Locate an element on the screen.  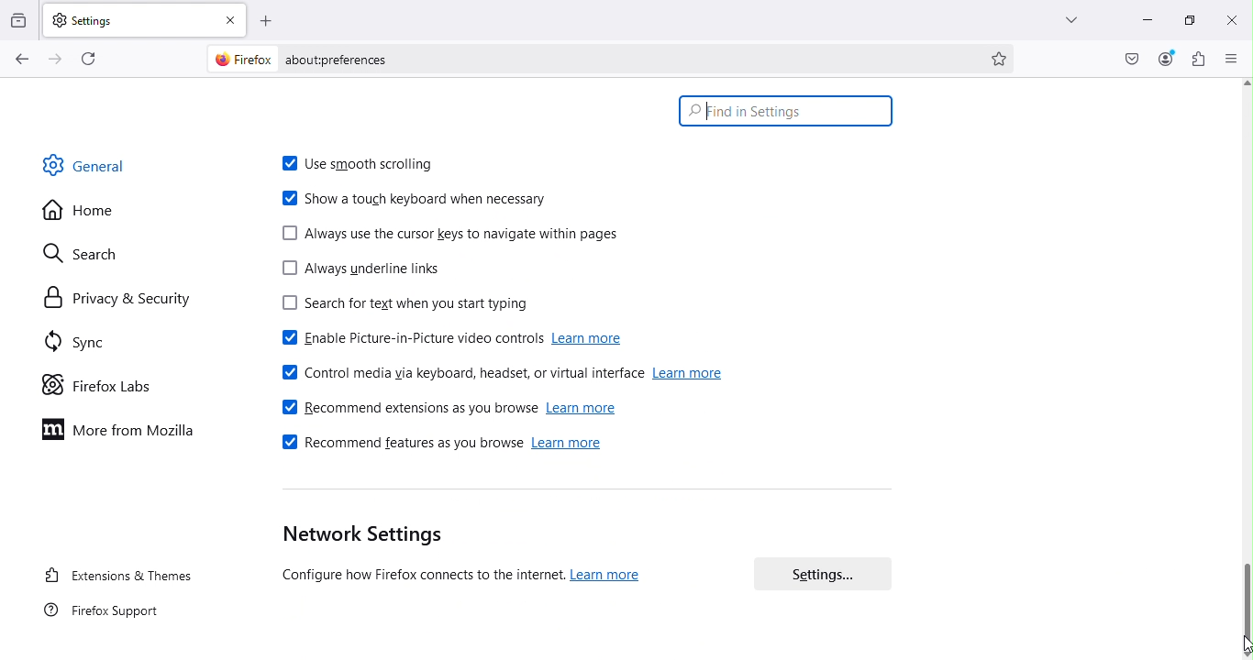
Settings tab is located at coordinates (128, 18).